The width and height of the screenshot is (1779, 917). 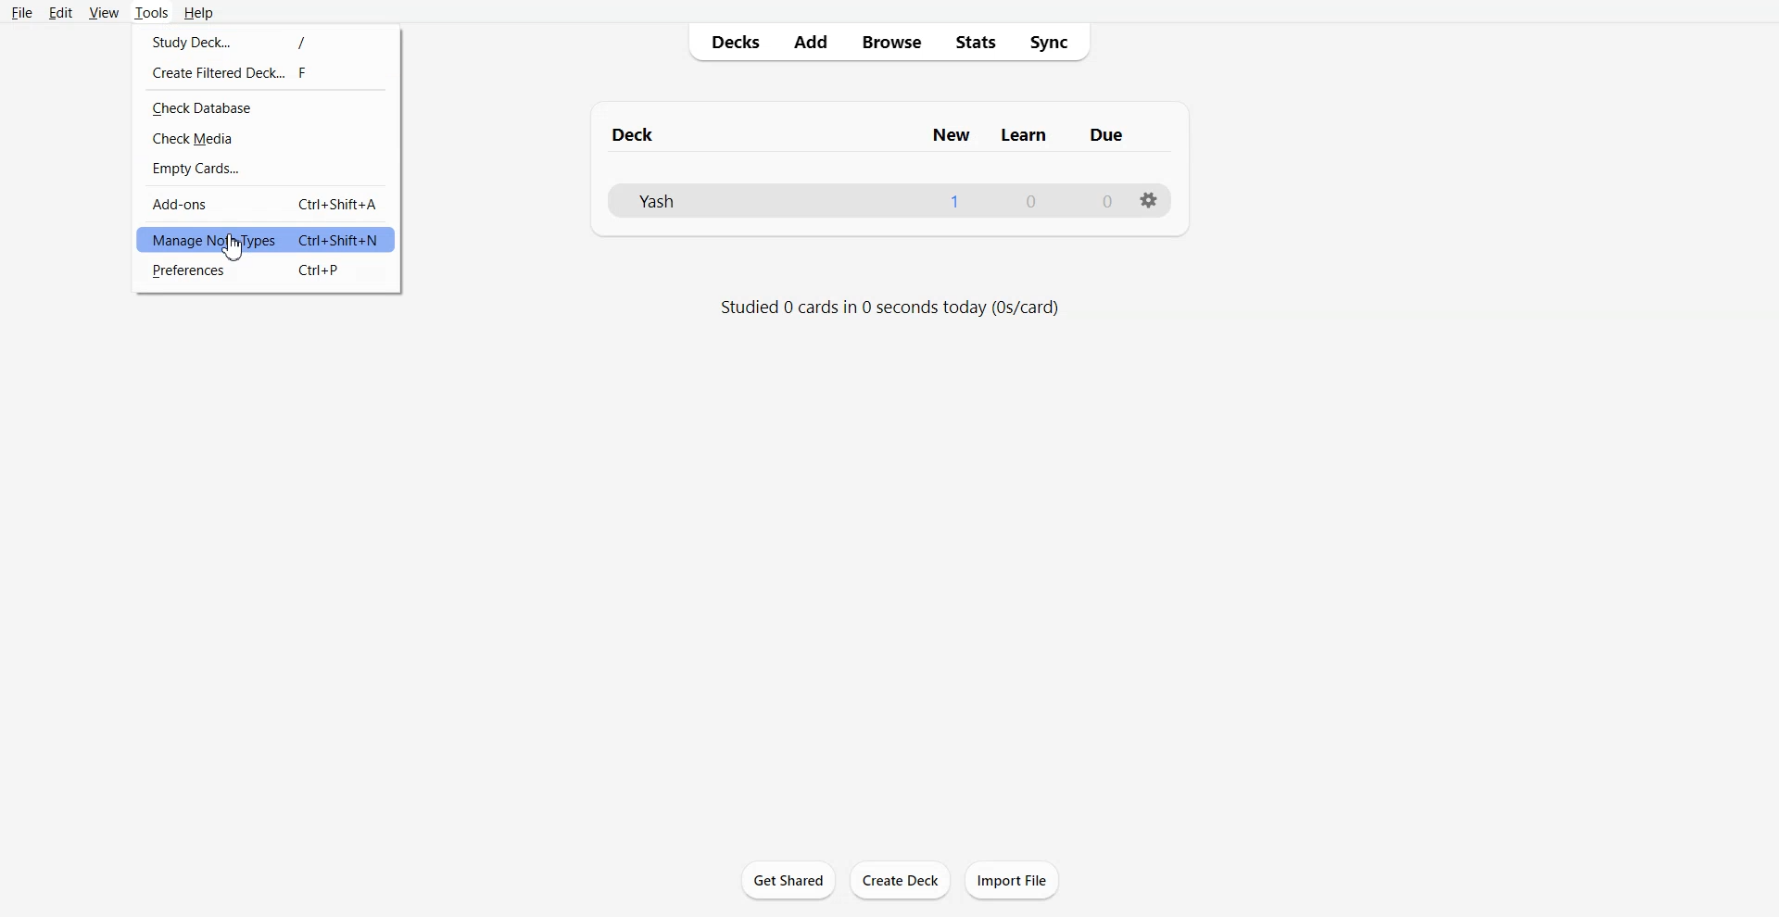 I want to click on Settings, so click(x=1146, y=200).